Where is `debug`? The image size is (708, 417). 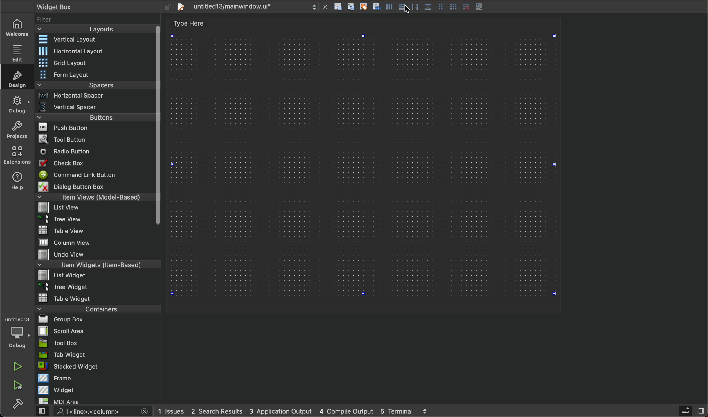
debug is located at coordinates (16, 333).